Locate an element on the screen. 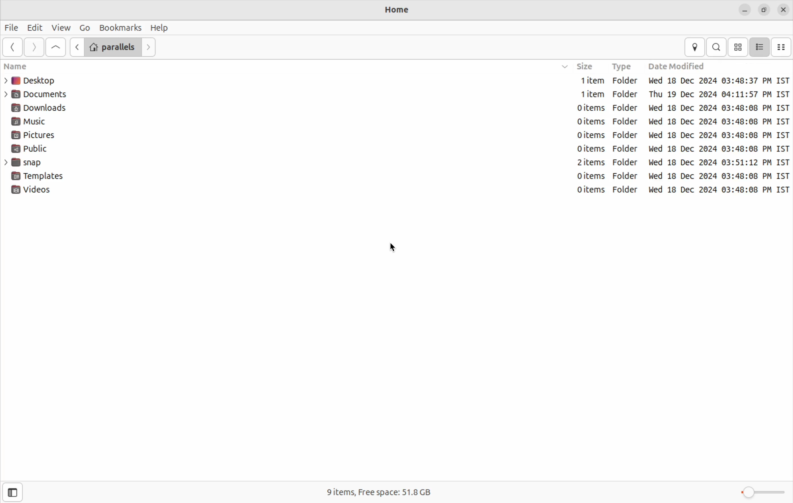 Image resolution: width=793 pixels, height=503 pixels. cursor is located at coordinates (396, 248).